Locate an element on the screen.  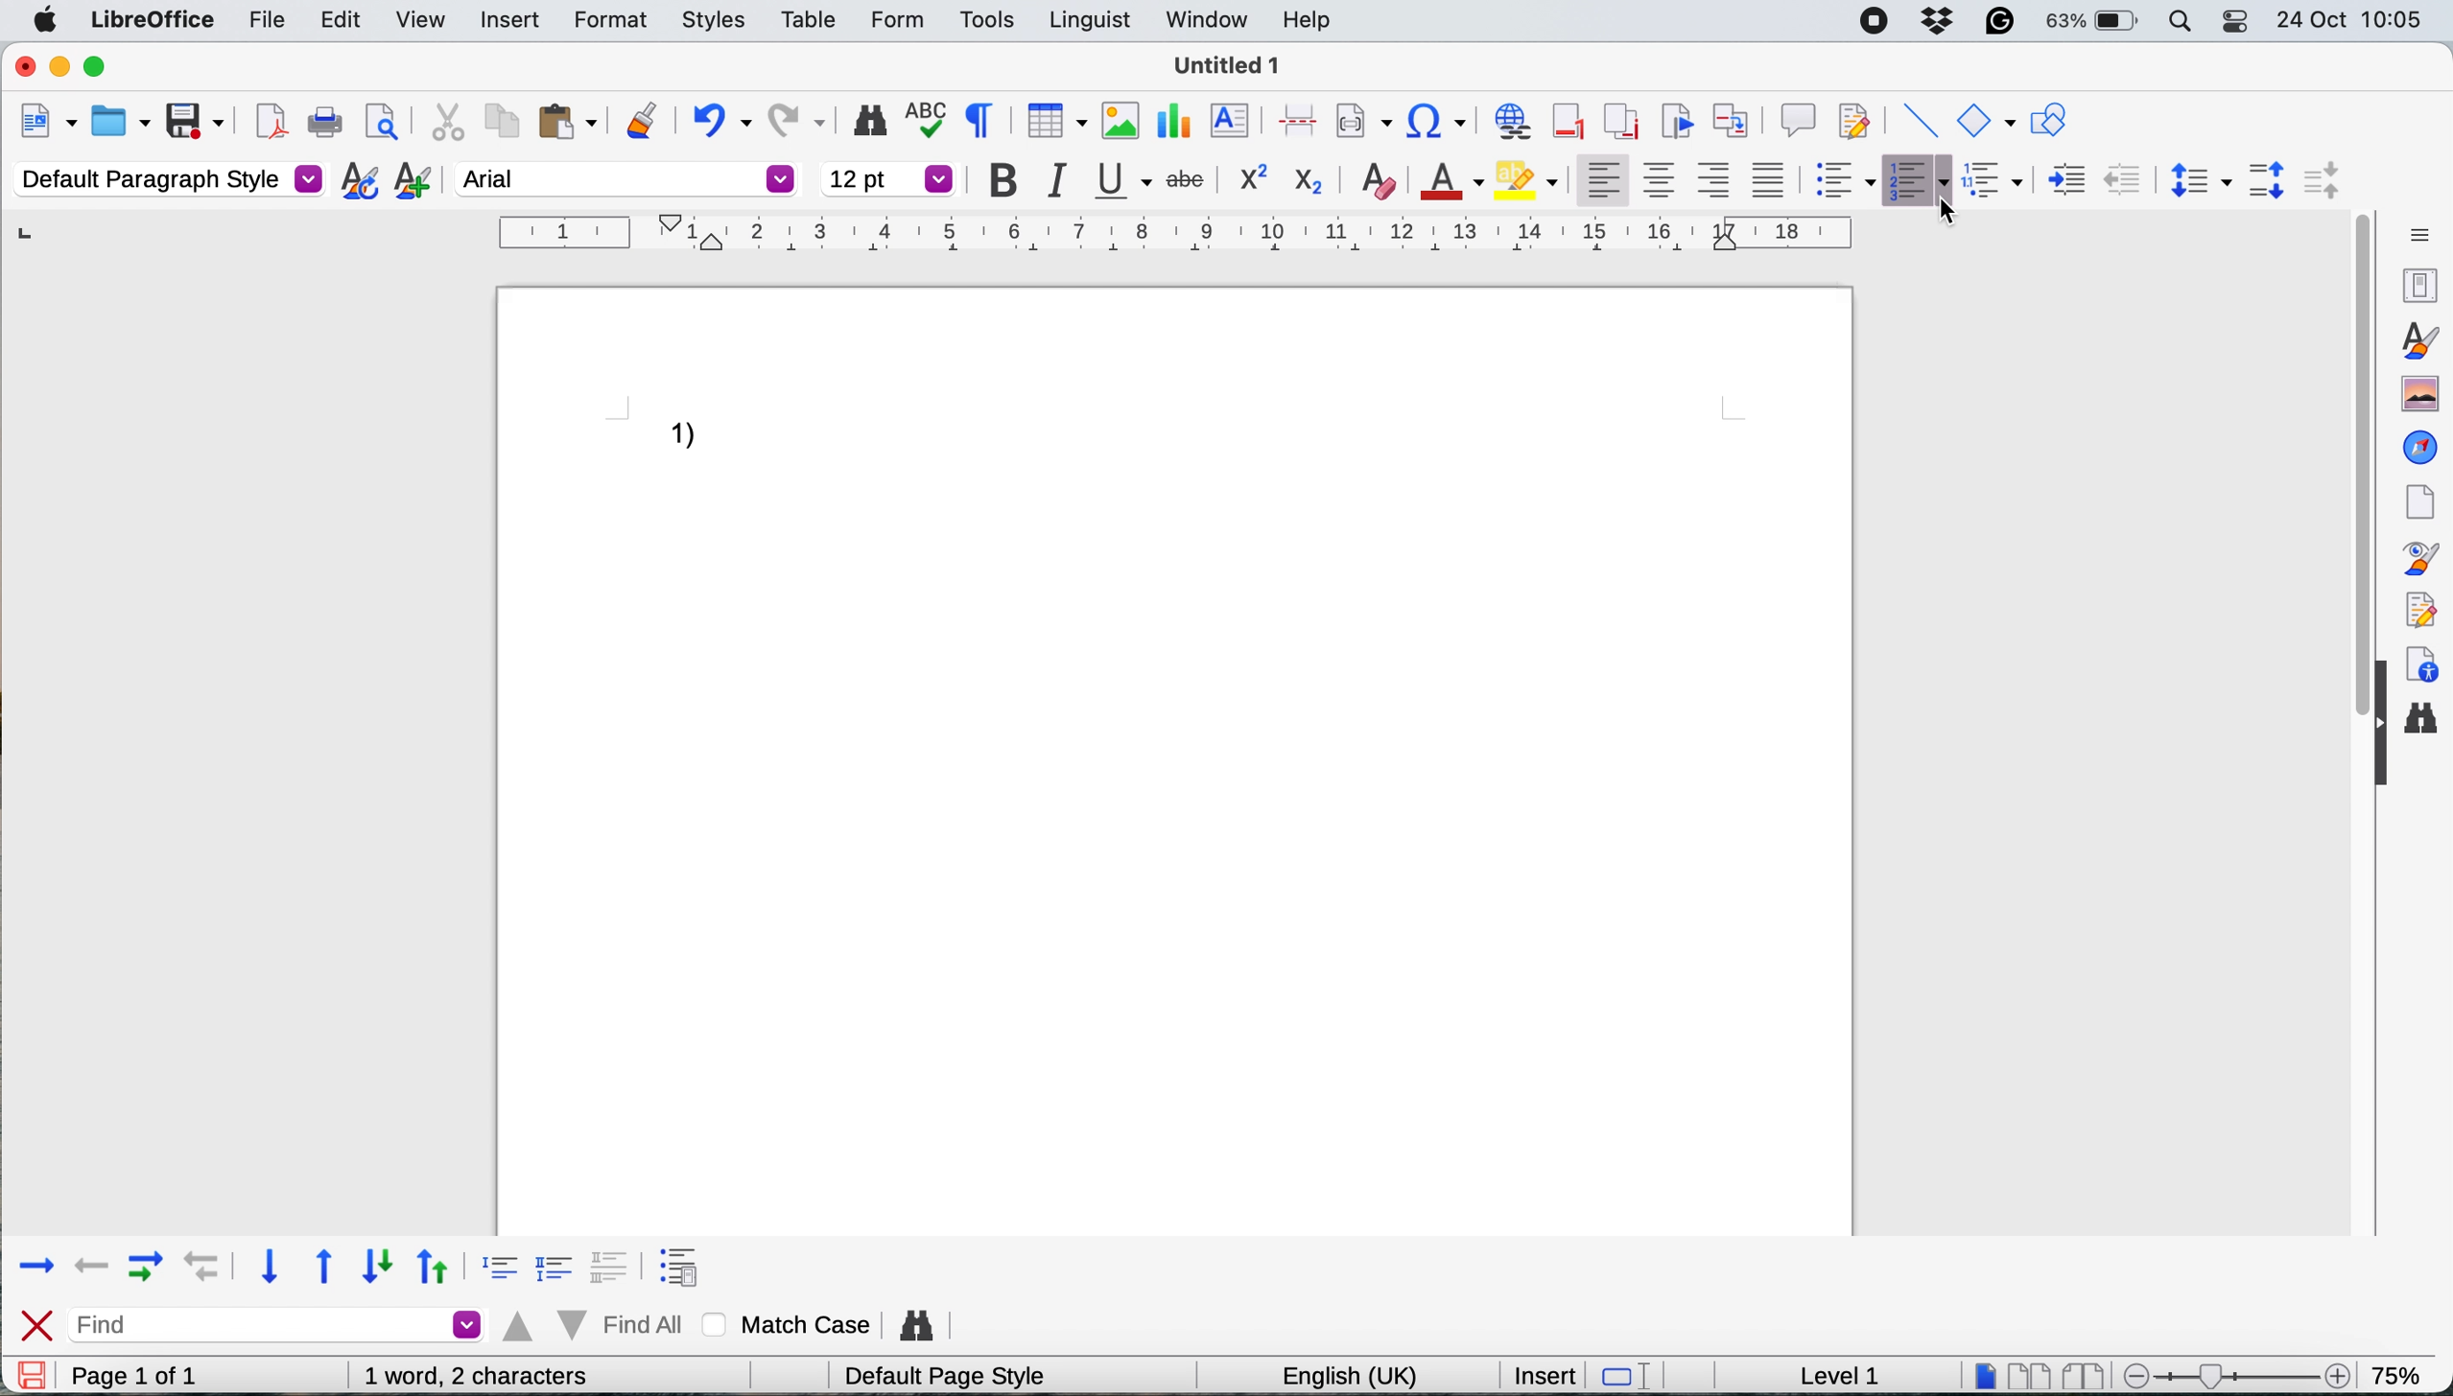
Untitled 1 is located at coordinates (1227, 66).